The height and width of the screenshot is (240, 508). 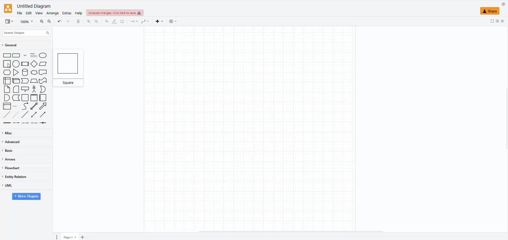 I want to click on insert, so click(x=160, y=21).